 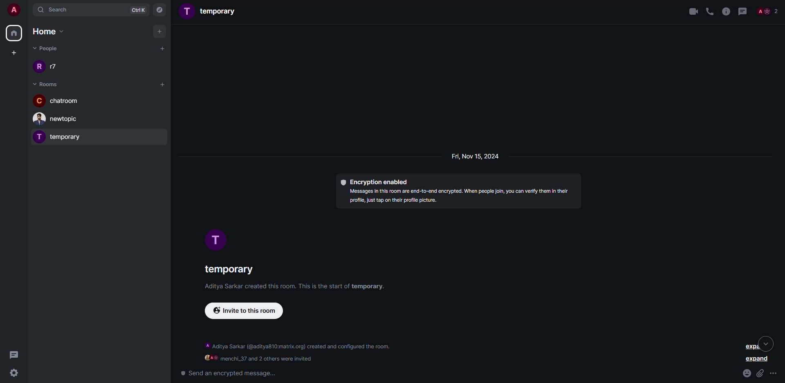 I want to click on day, so click(x=473, y=157).